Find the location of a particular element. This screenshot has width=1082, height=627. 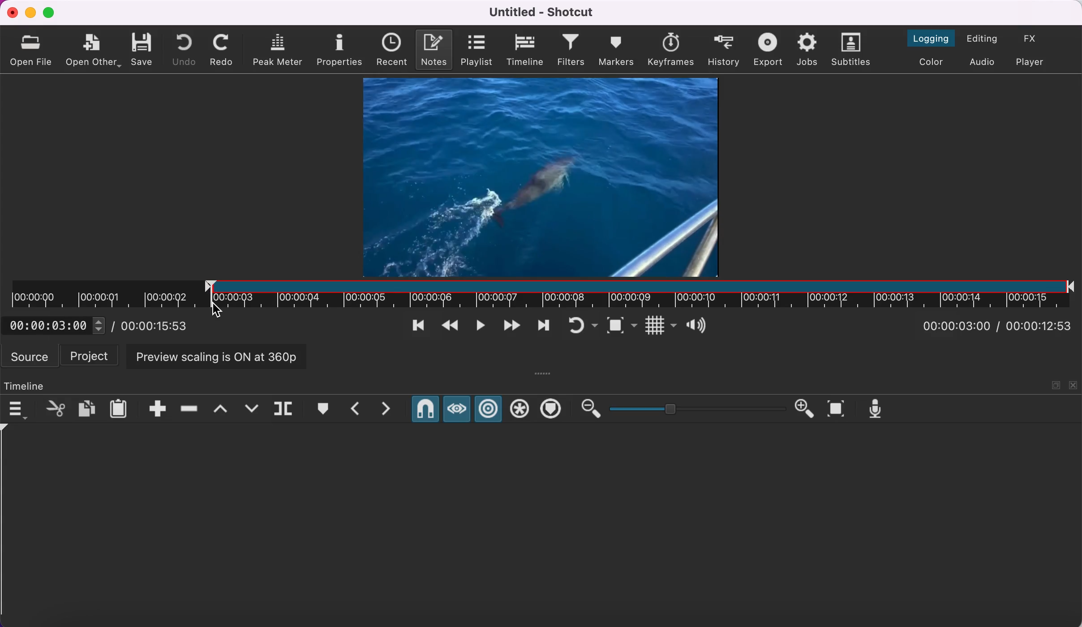

redo is located at coordinates (224, 49).